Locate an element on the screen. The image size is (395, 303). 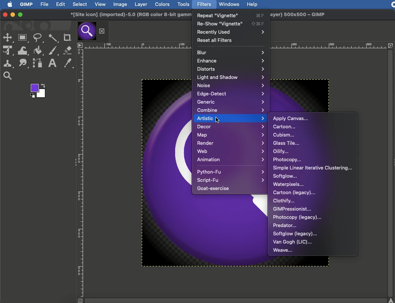
Eraser is located at coordinates (67, 50).